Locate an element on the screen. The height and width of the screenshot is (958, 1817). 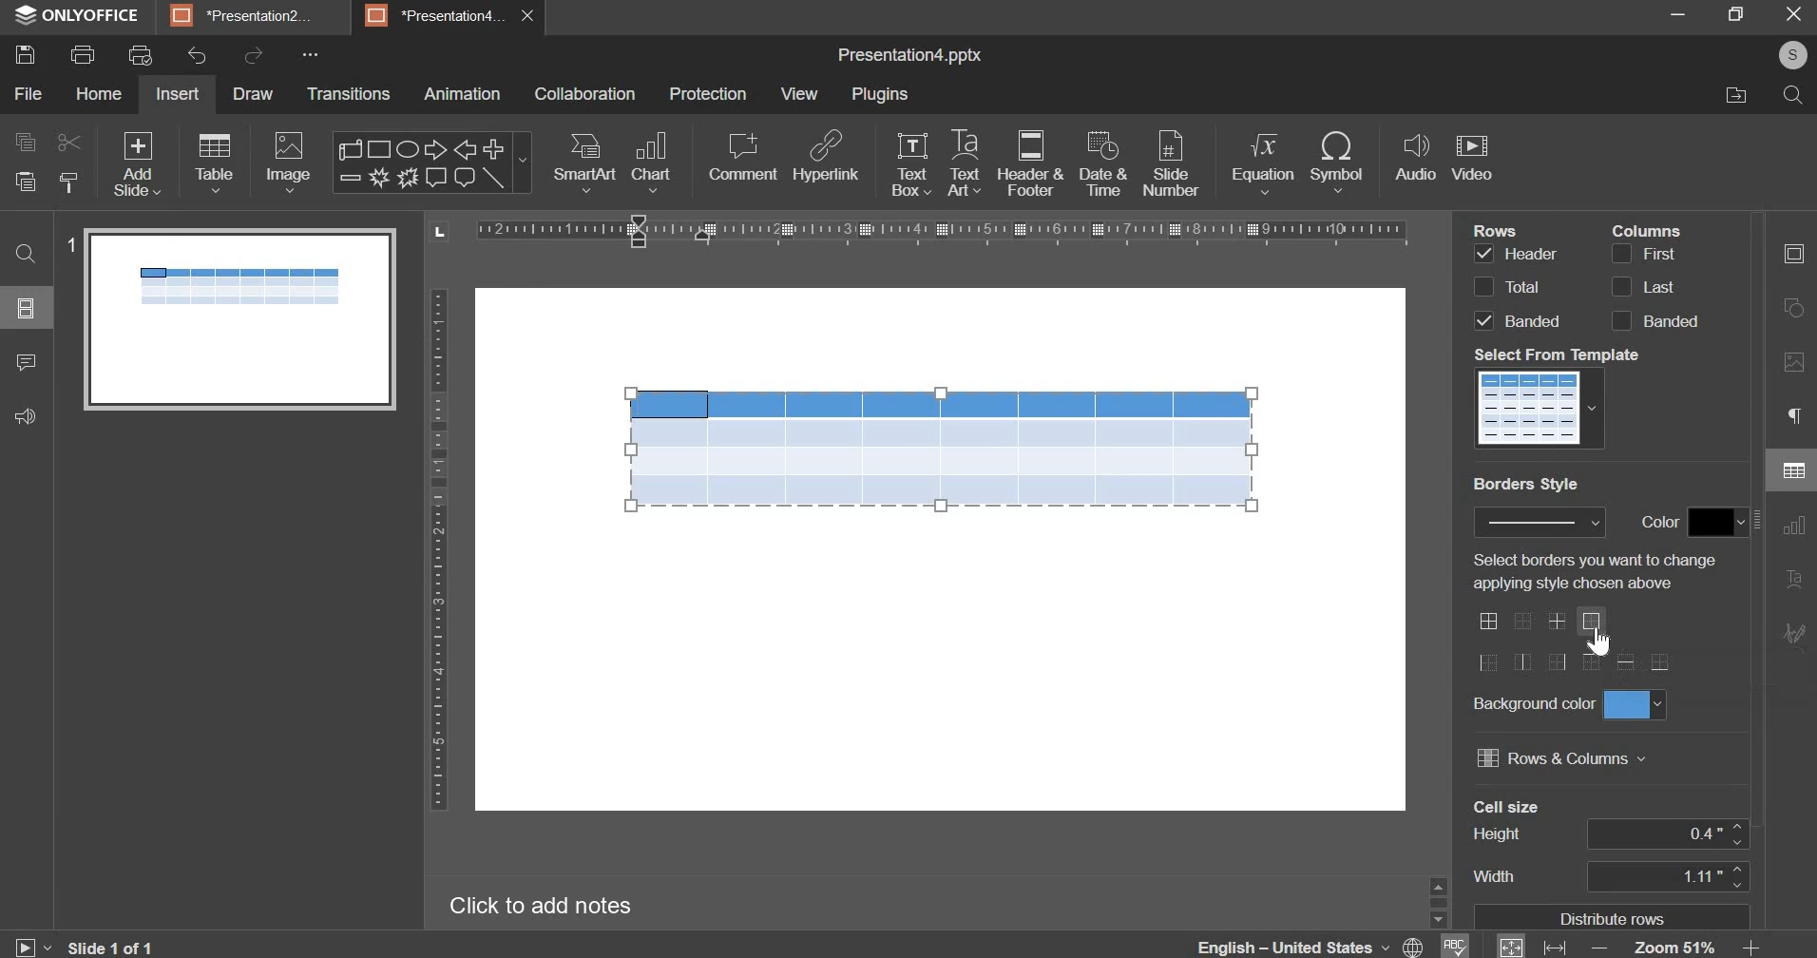
ONLYOFFICE is located at coordinates (75, 13).